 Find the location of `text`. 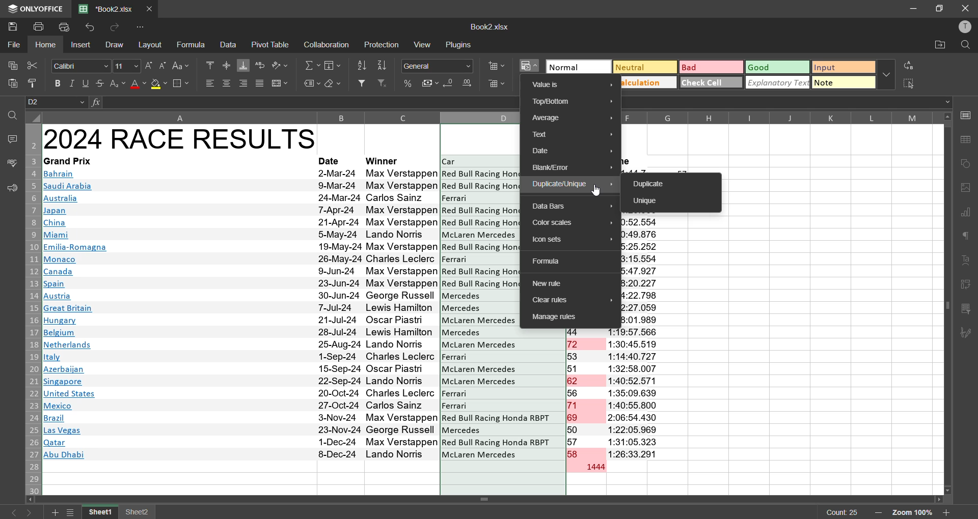

text is located at coordinates (571, 135).